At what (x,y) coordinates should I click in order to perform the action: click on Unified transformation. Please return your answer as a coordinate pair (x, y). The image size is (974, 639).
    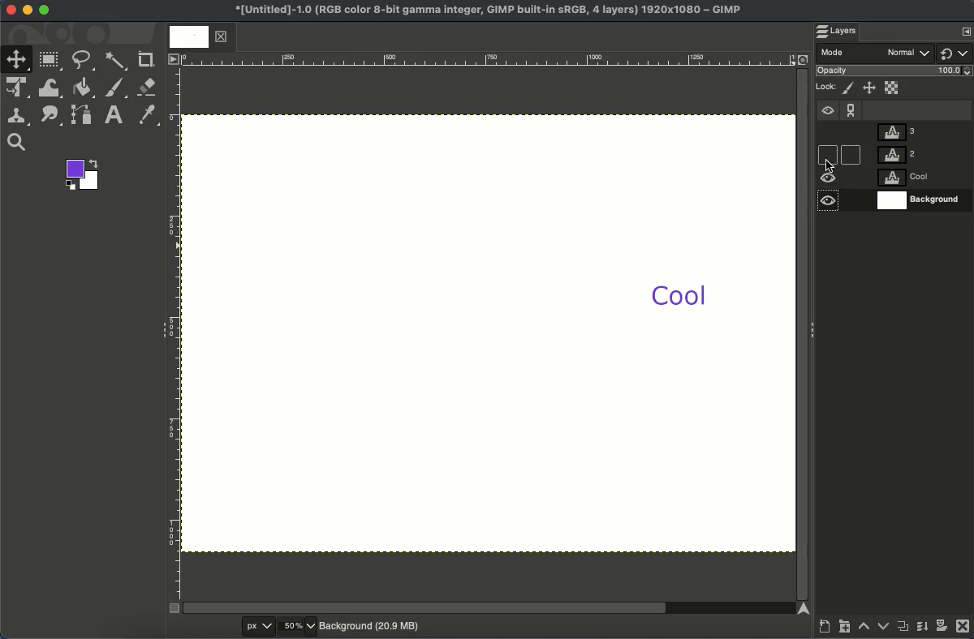
    Looking at the image, I should click on (19, 88).